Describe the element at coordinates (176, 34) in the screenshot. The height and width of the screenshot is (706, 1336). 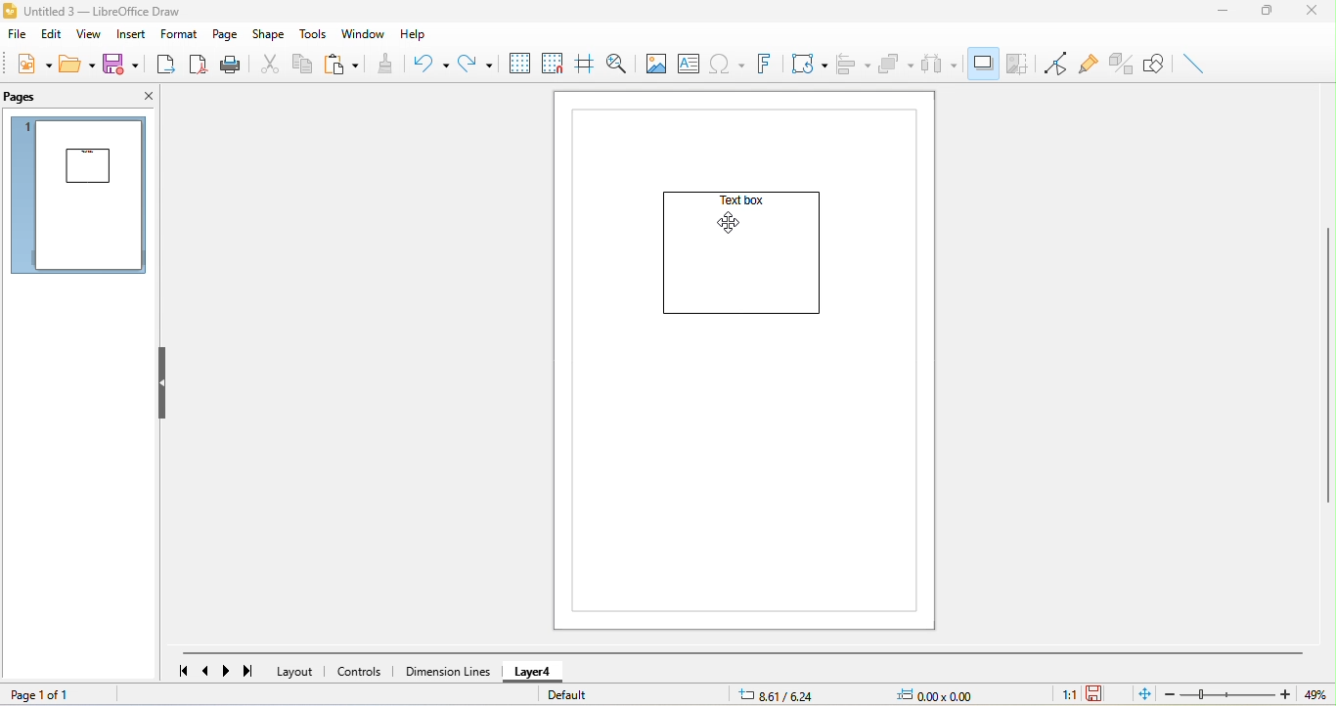
I see `format` at that location.